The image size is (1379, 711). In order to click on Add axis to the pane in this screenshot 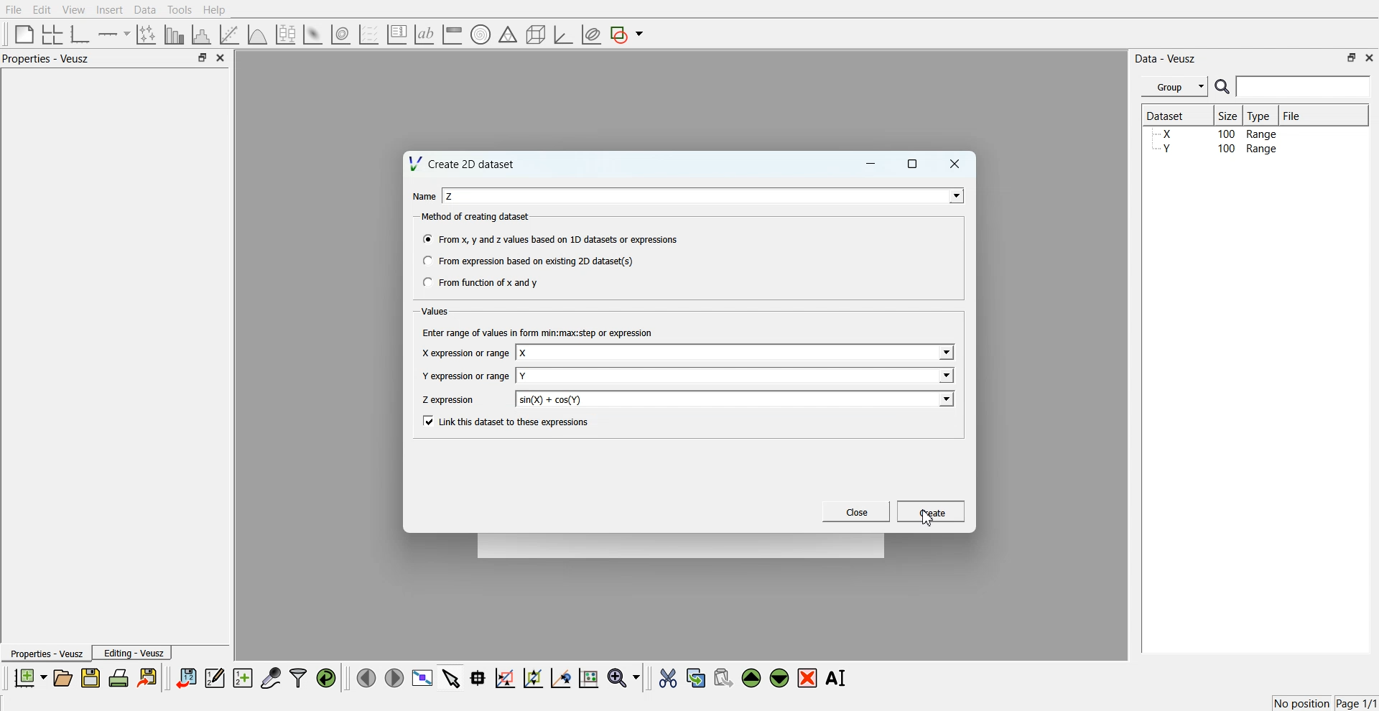, I will do `click(113, 35)`.